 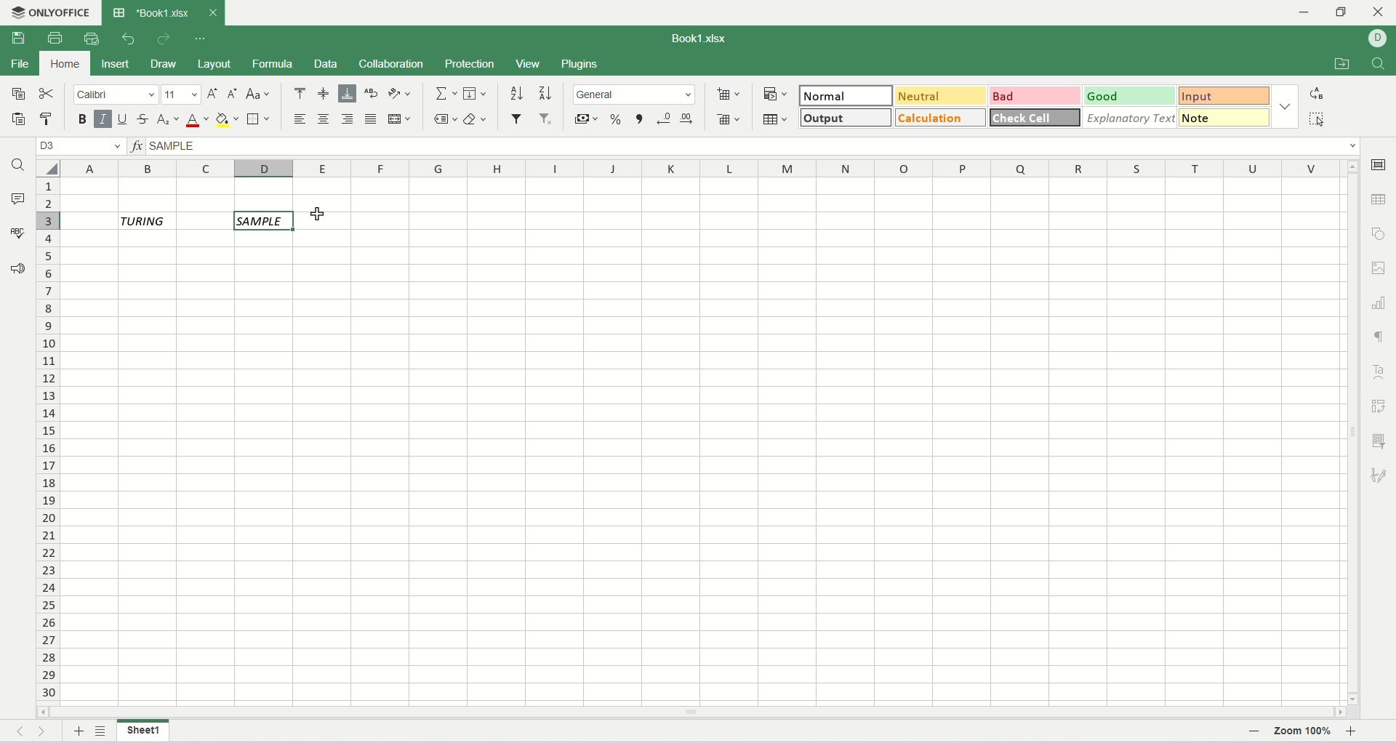 What do you see at coordinates (115, 64) in the screenshot?
I see `insert` at bounding box center [115, 64].